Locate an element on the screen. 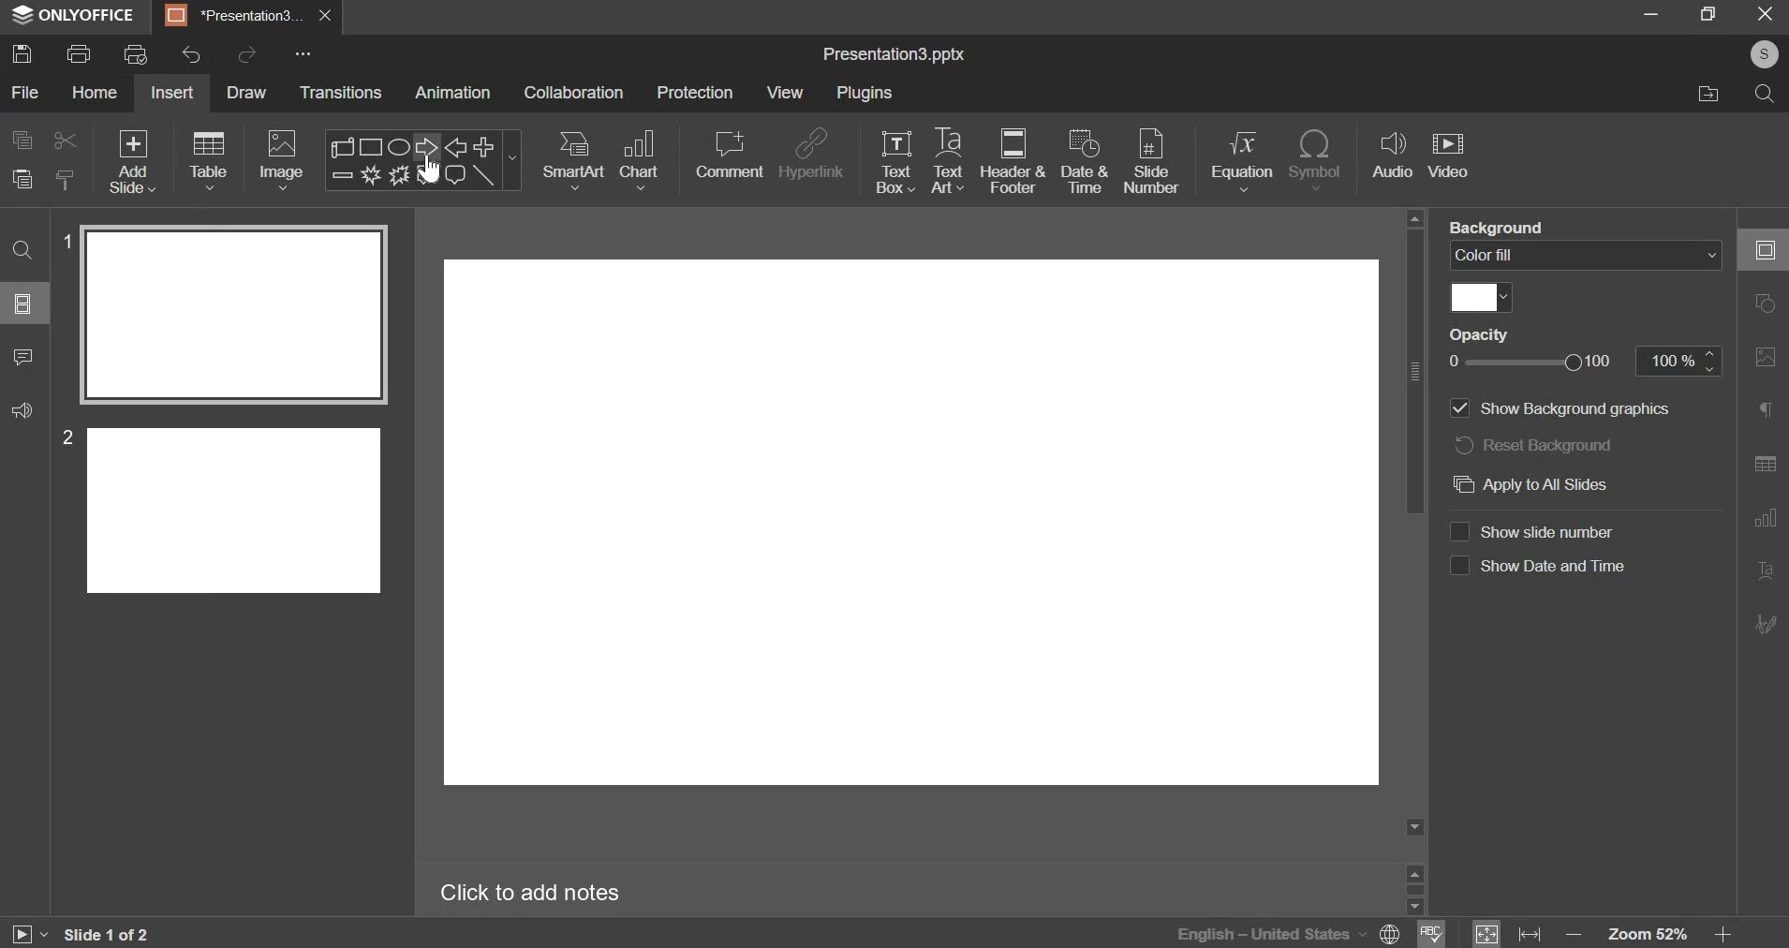 Image resolution: width=1789 pixels, height=948 pixels. scroll down is located at coordinates (1413, 907).